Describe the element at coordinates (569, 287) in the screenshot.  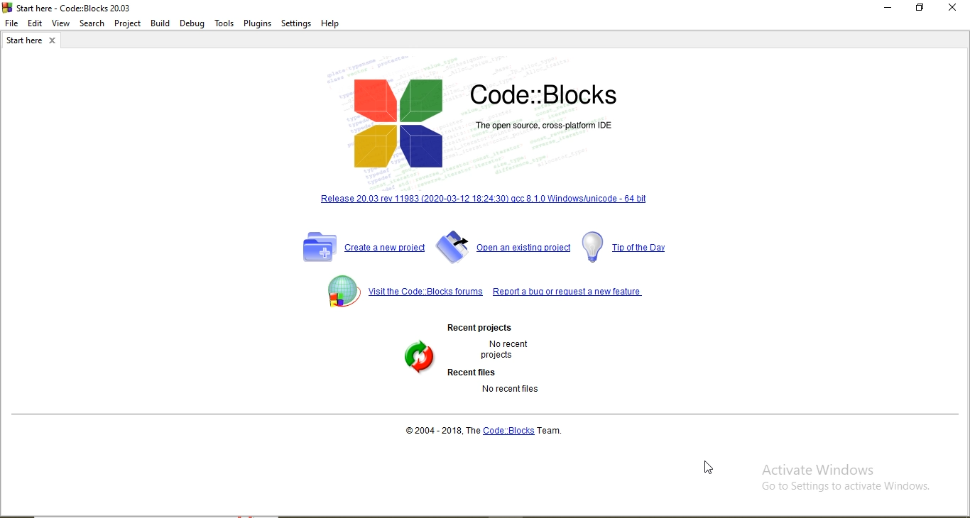
I see `Report a bug or request a new feature` at that location.